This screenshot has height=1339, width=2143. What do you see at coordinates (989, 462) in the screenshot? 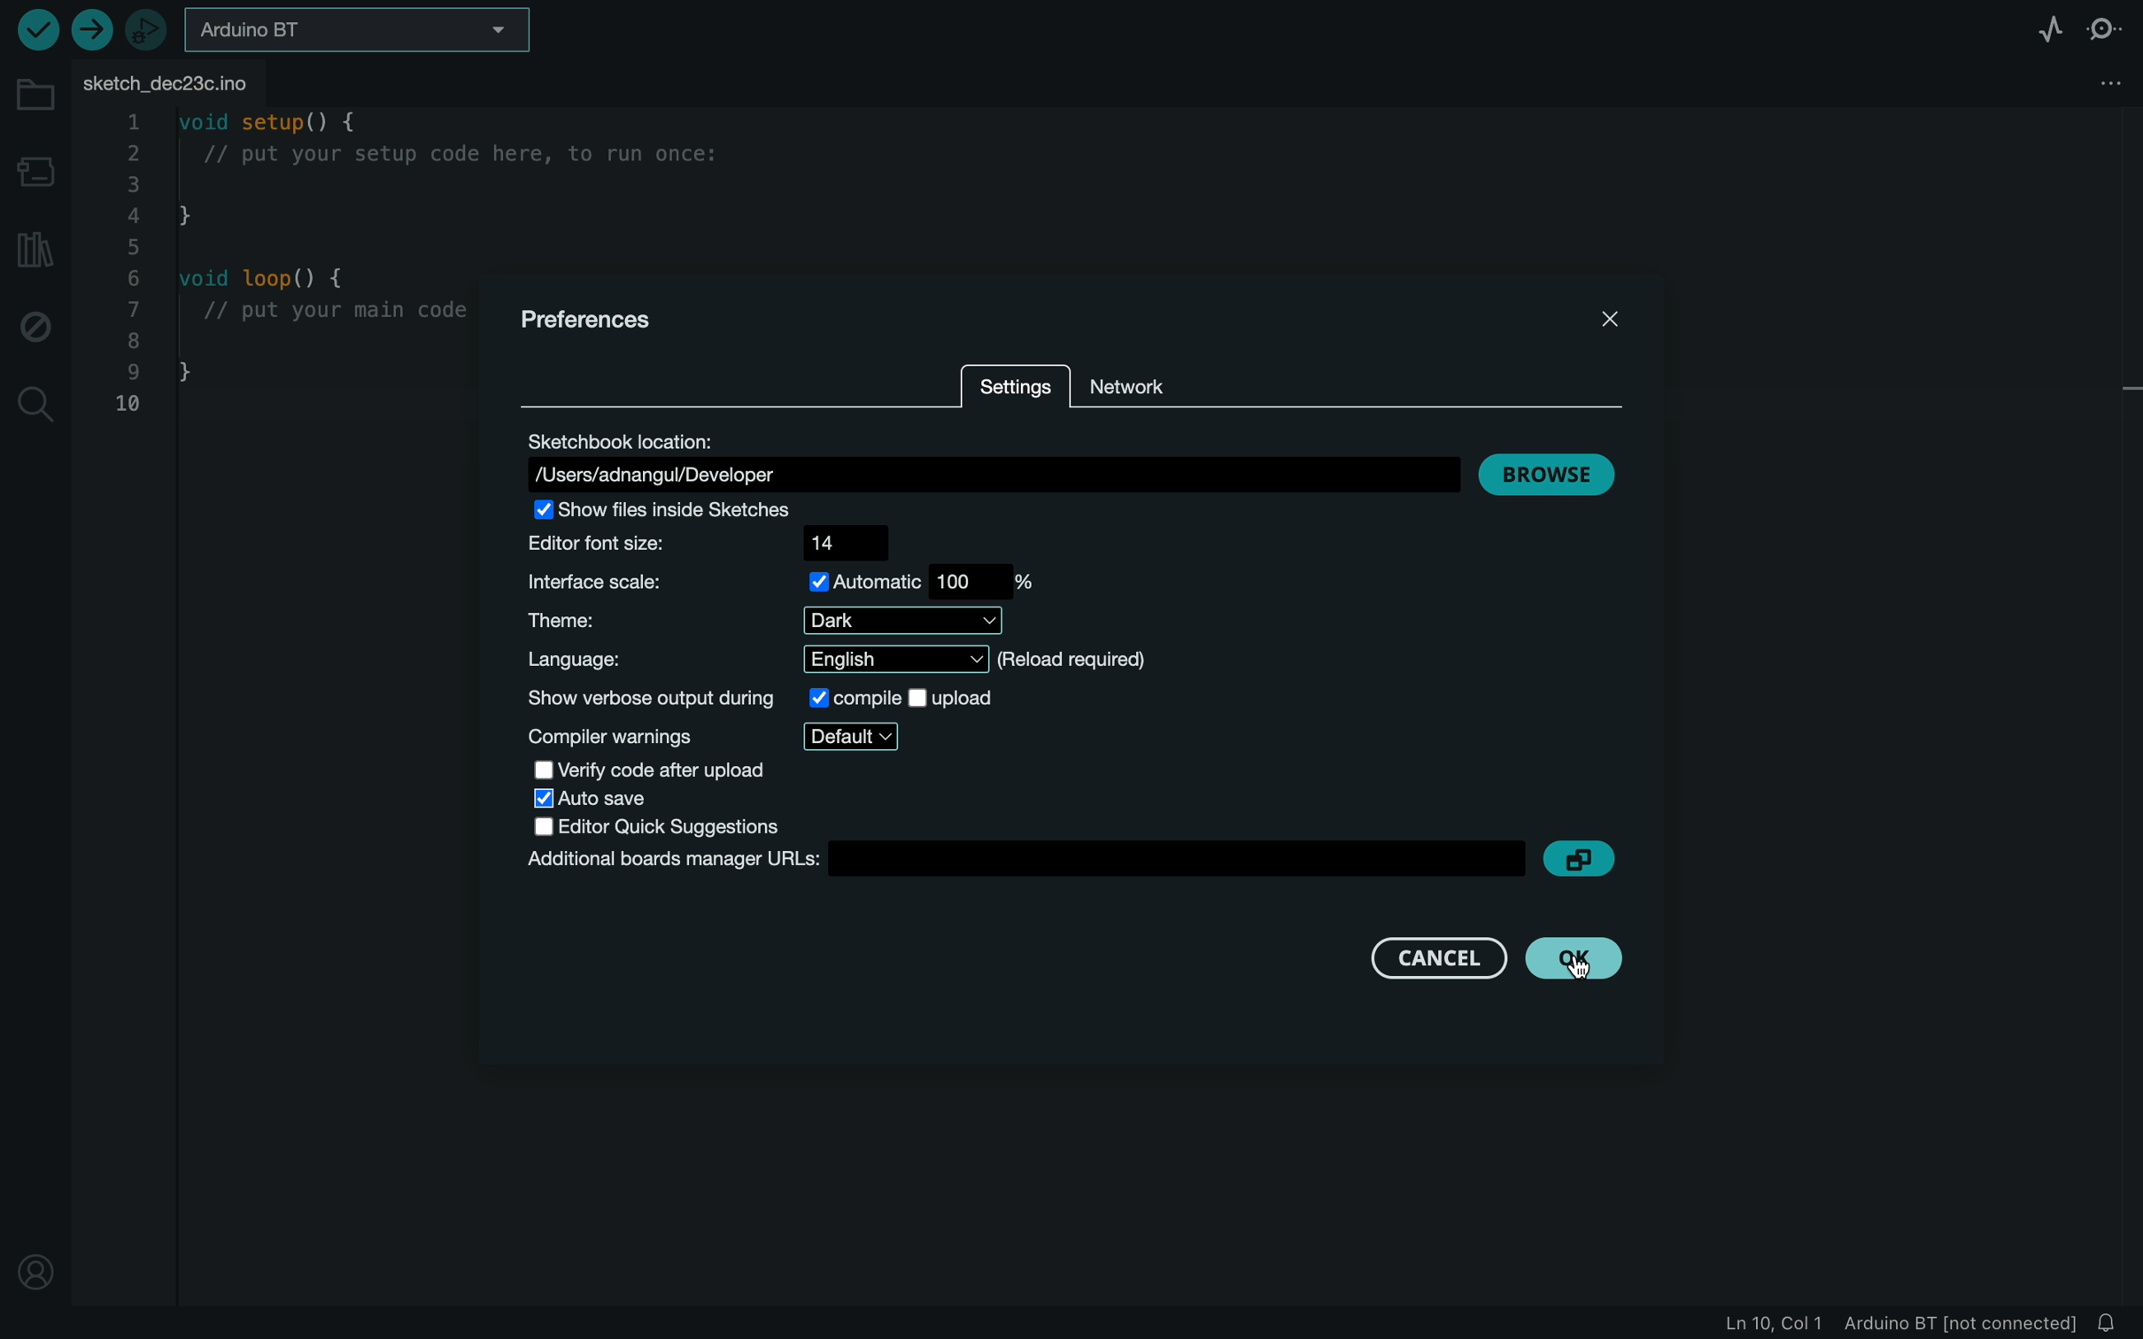
I see `location` at bounding box center [989, 462].